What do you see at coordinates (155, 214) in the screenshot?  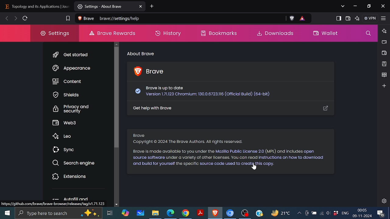 I see `Files` at bounding box center [155, 214].